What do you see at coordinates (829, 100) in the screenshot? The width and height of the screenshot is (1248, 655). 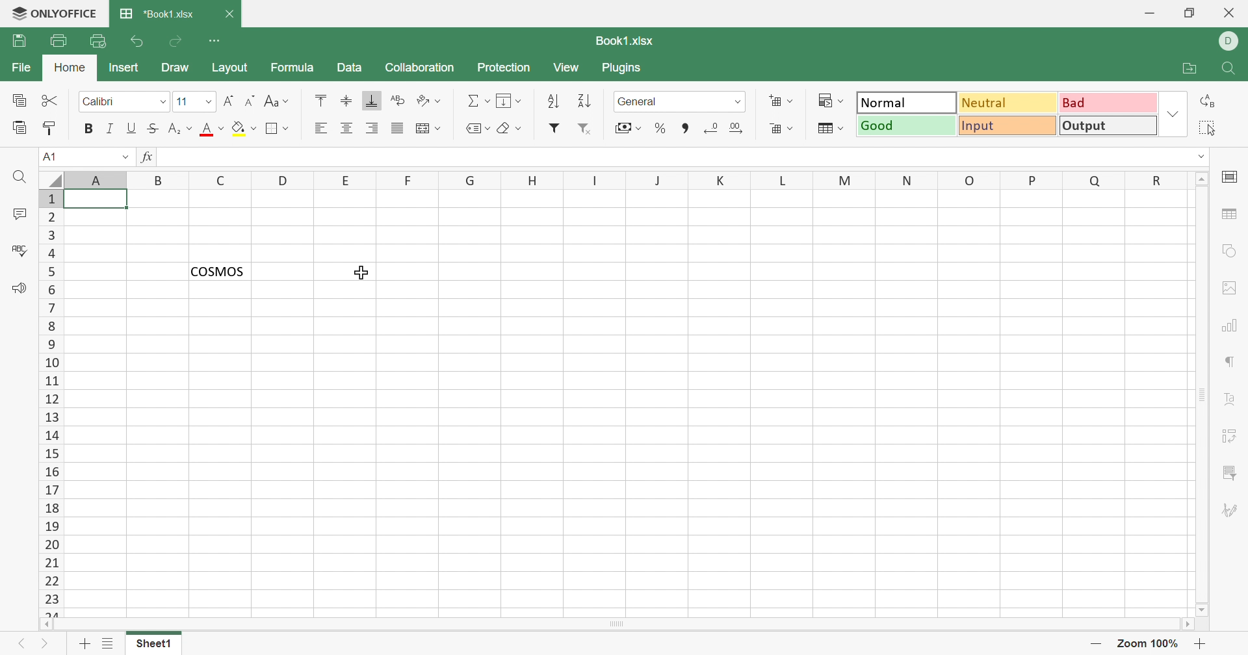 I see `Conditional formatting` at bounding box center [829, 100].